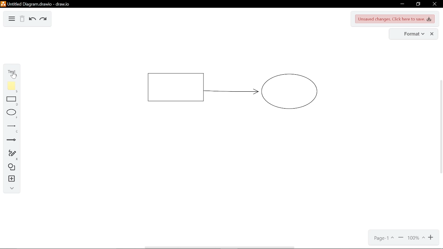  I want to click on 100%, so click(416, 238).